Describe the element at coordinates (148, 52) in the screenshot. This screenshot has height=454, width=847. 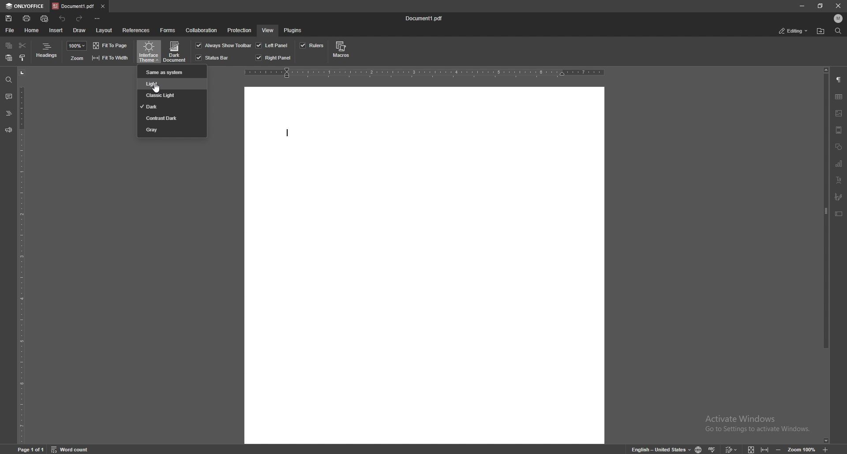
I see `interface theme` at that location.